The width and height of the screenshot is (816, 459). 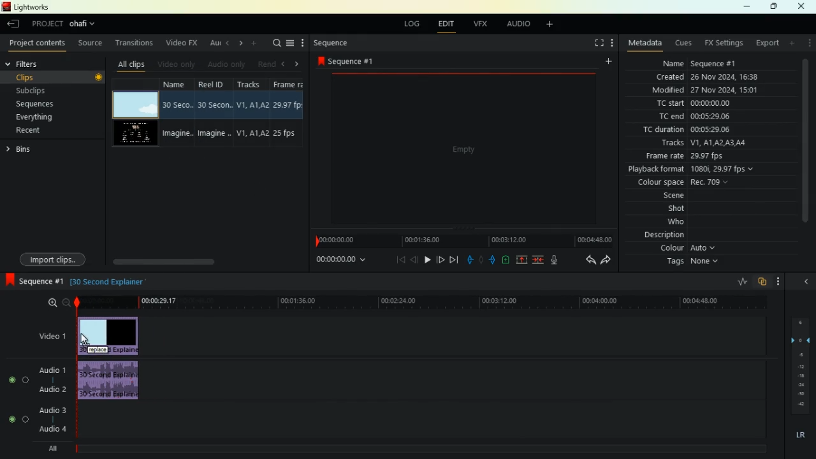 I want to click on tc start 00:00:00:00, so click(x=710, y=104).